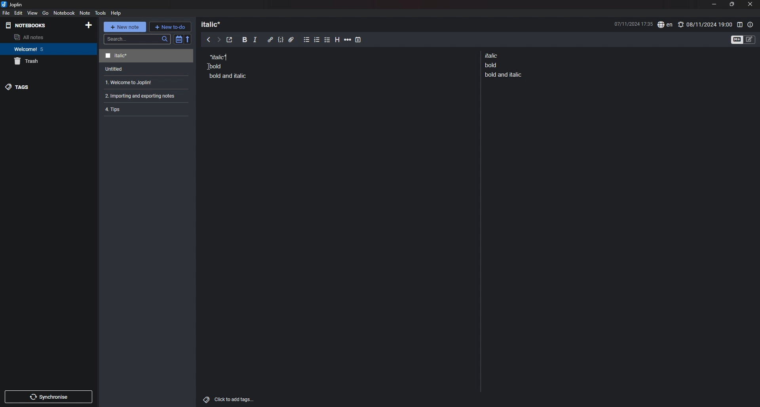  I want to click on new todo, so click(170, 26).